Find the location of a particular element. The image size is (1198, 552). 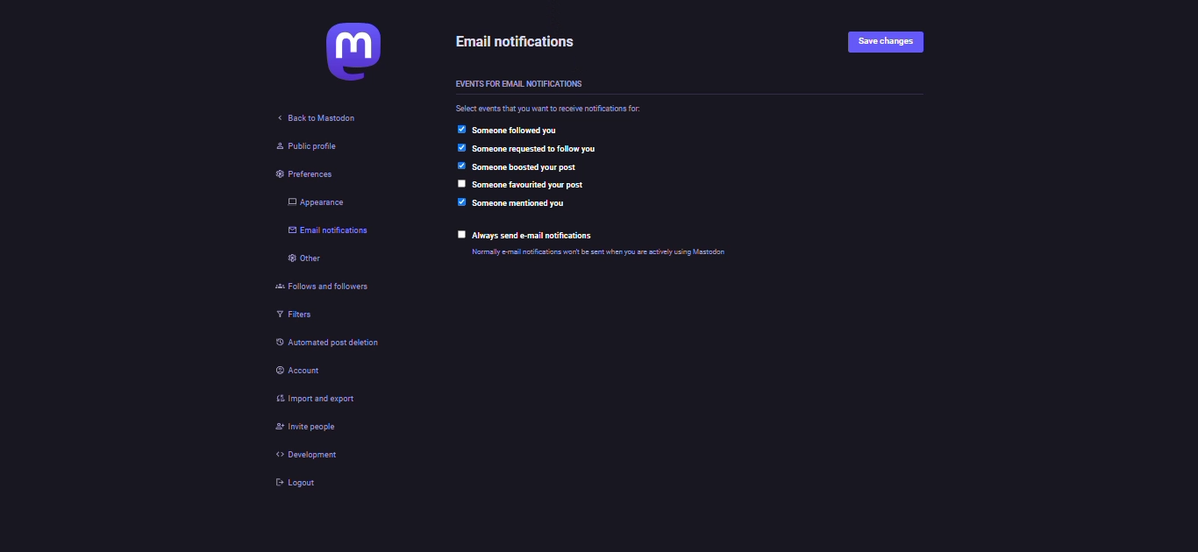

invite people is located at coordinates (300, 426).